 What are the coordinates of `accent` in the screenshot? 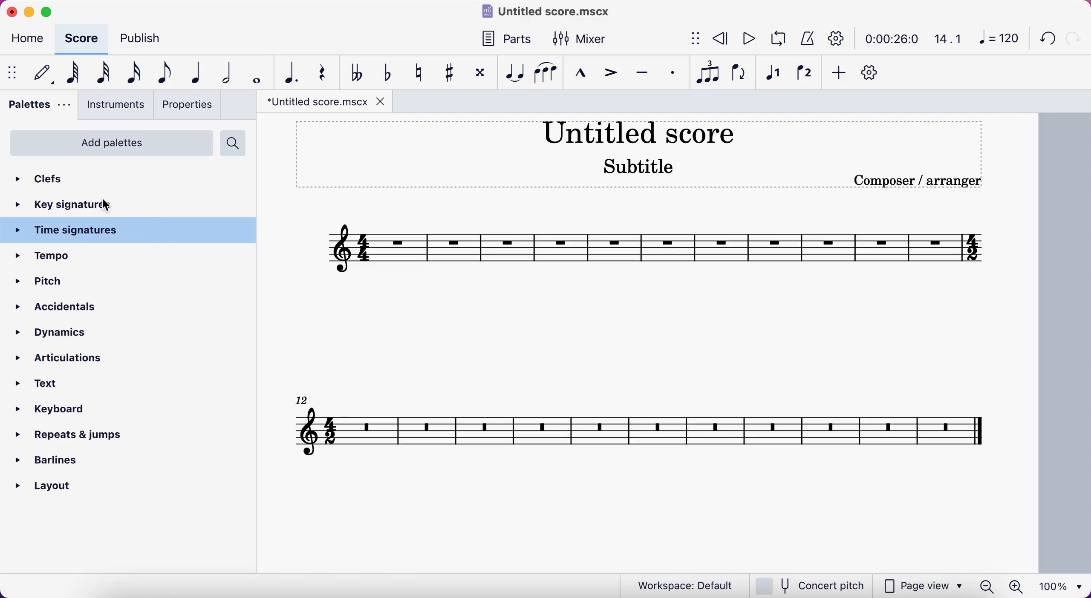 It's located at (612, 78).